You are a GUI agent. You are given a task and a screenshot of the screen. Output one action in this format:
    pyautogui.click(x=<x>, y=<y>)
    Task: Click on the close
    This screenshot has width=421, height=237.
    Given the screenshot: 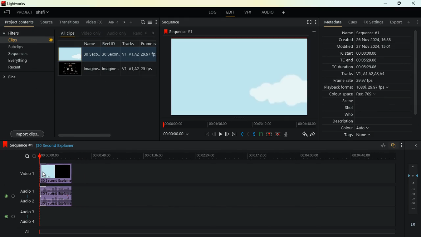 What is the action you would take?
    pyautogui.click(x=414, y=3)
    